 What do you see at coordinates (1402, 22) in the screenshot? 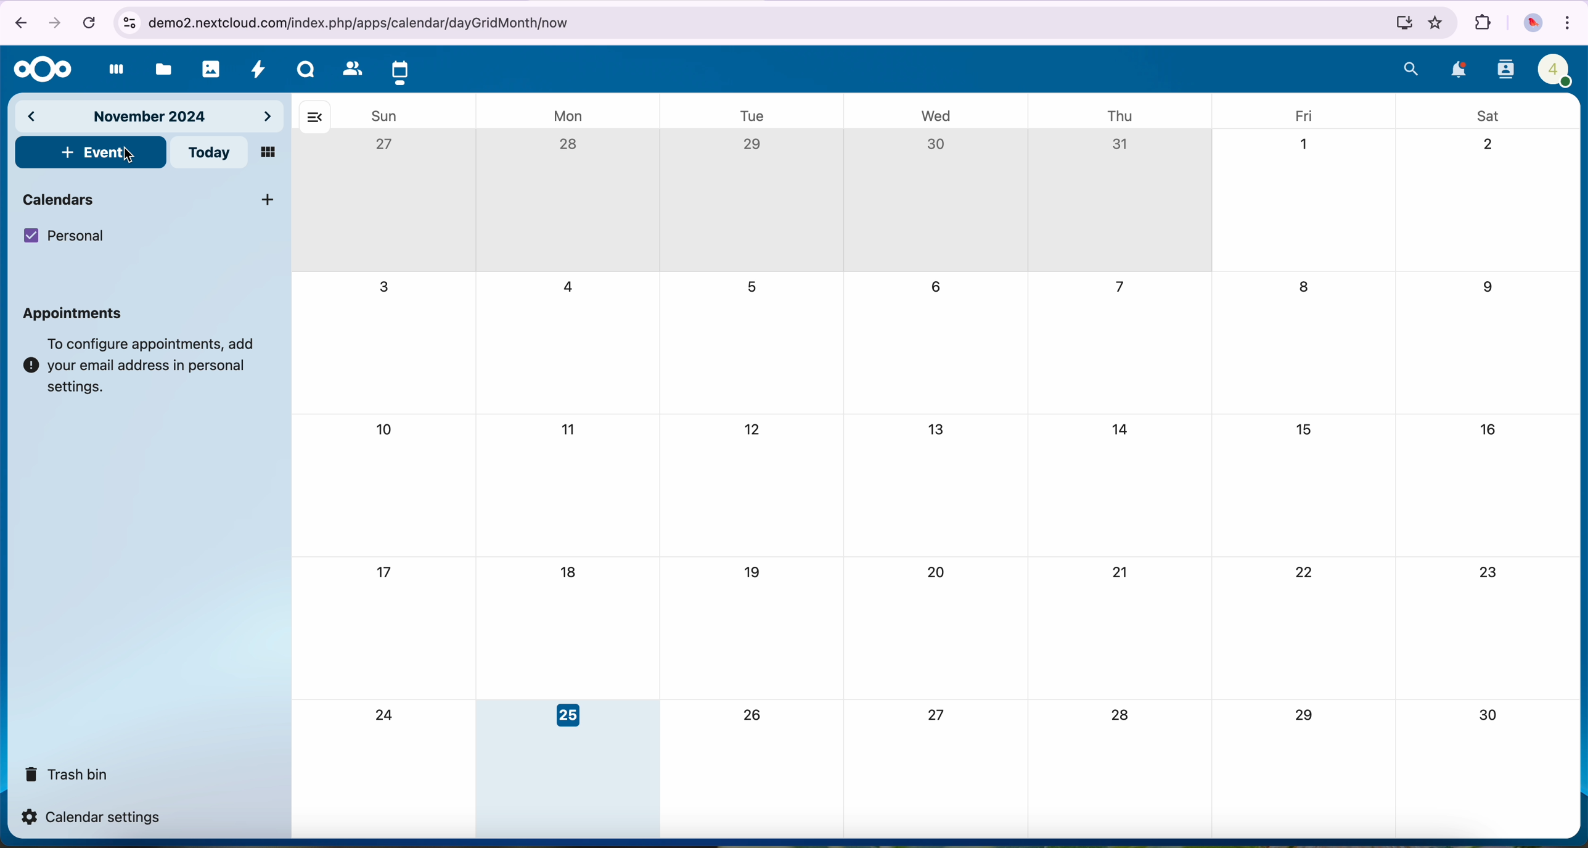
I see `install Nextcloud` at bounding box center [1402, 22].